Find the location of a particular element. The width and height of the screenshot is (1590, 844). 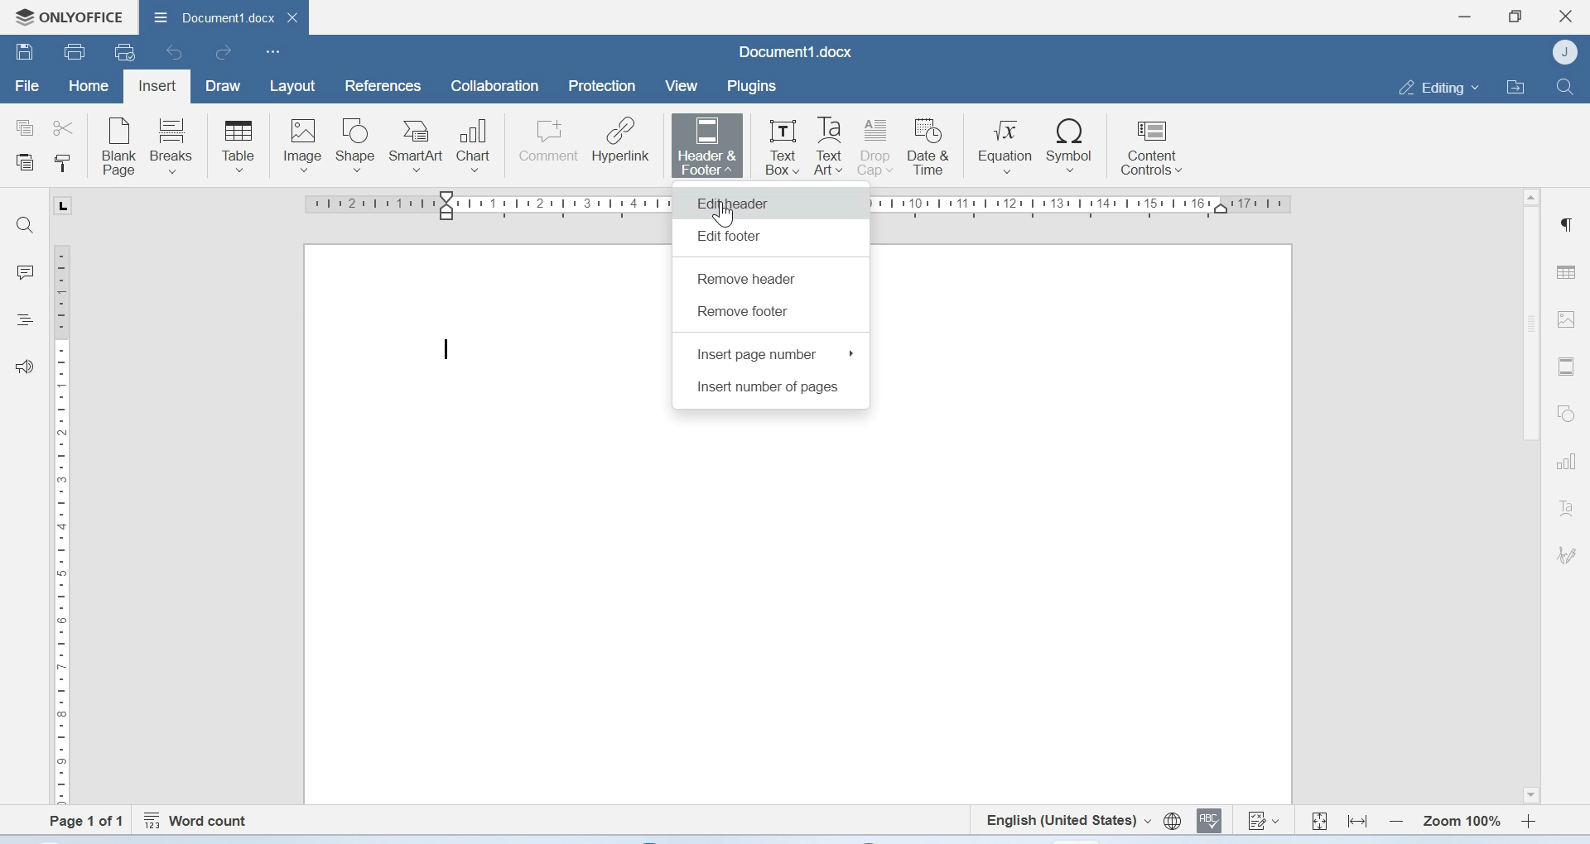

Charts is located at coordinates (1565, 463).